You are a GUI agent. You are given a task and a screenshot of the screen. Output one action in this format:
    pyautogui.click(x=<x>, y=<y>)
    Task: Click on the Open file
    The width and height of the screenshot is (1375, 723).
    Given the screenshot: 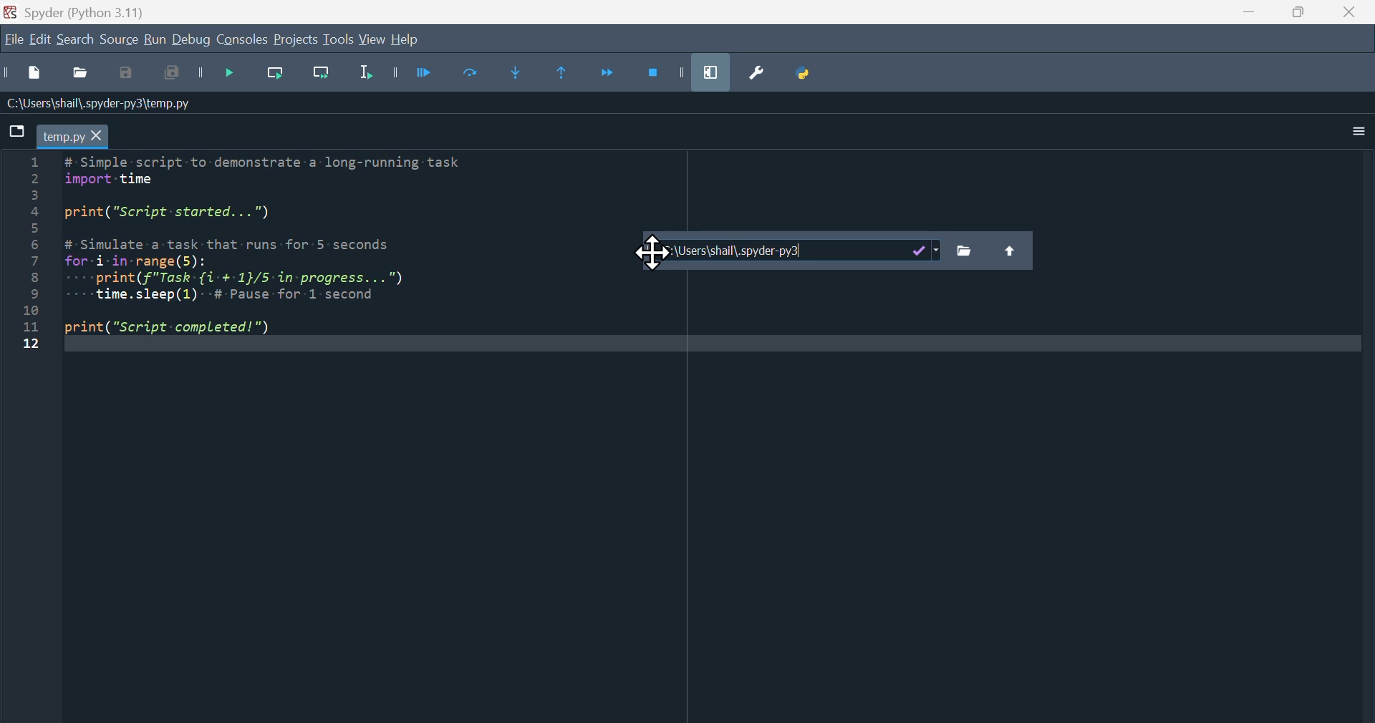 What is the action you would take?
    pyautogui.click(x=79, y=75)
    